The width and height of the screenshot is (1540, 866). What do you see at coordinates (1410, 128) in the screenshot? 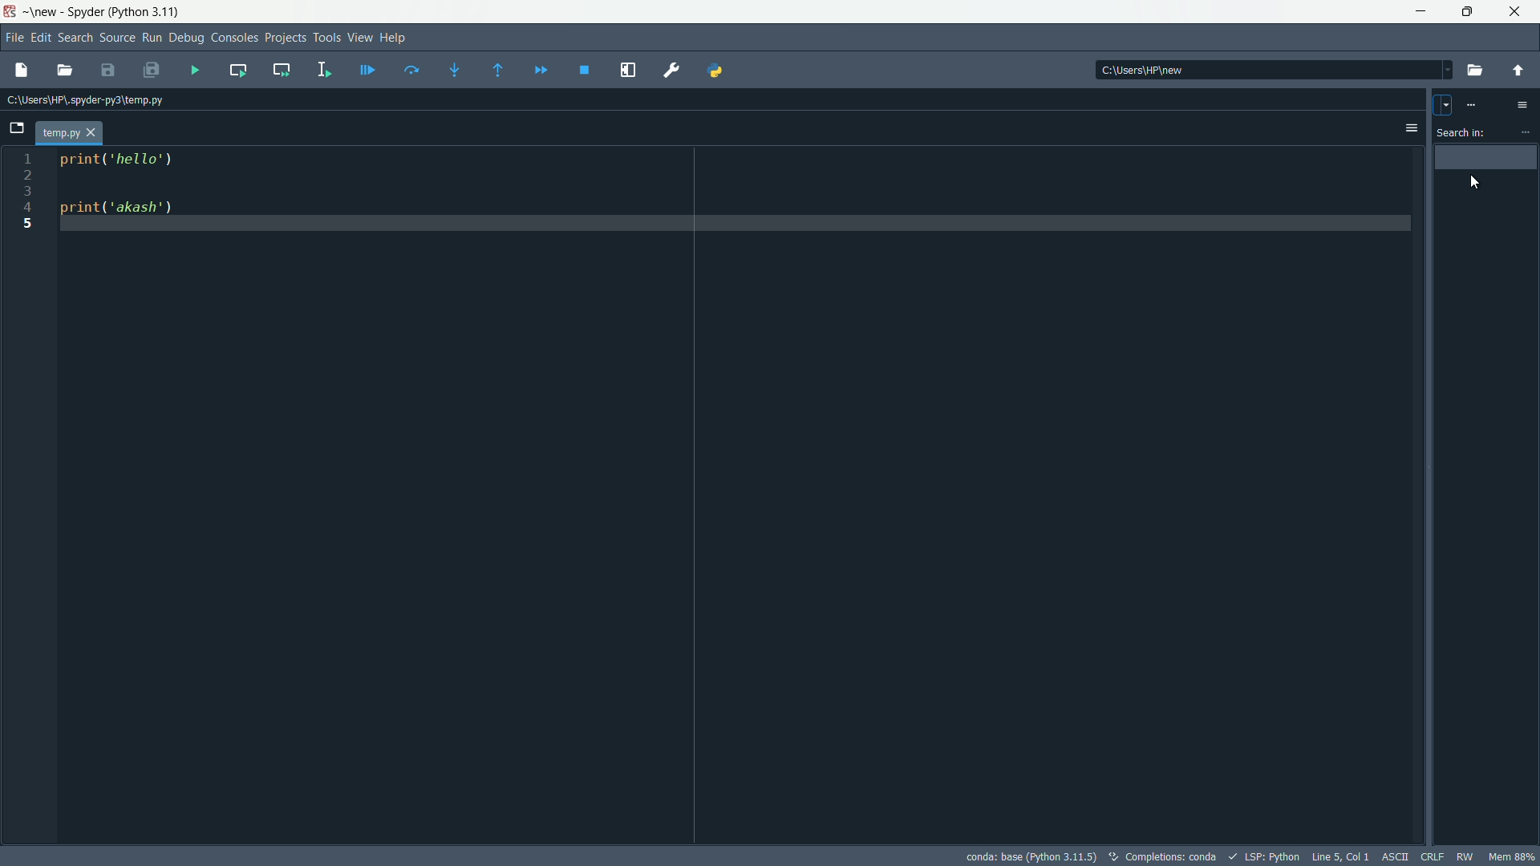
I see `options` at bounding box center [1410, 128].